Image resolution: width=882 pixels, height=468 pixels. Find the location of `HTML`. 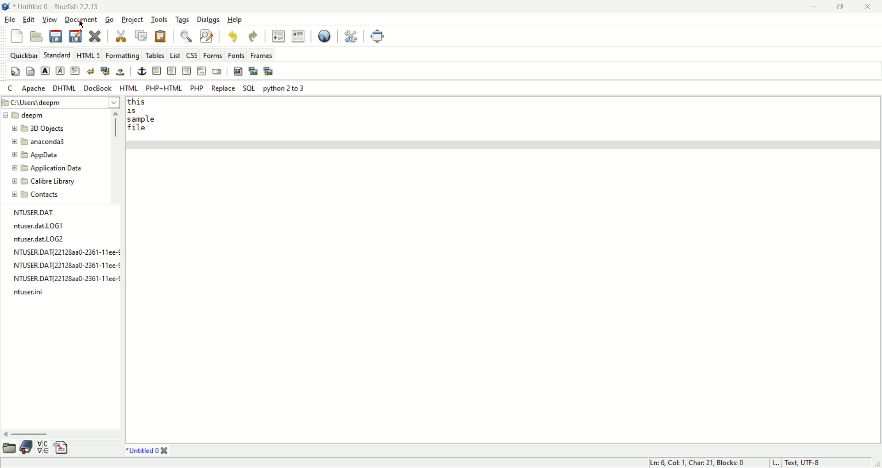

HTML is located at coordinates (129, 88).